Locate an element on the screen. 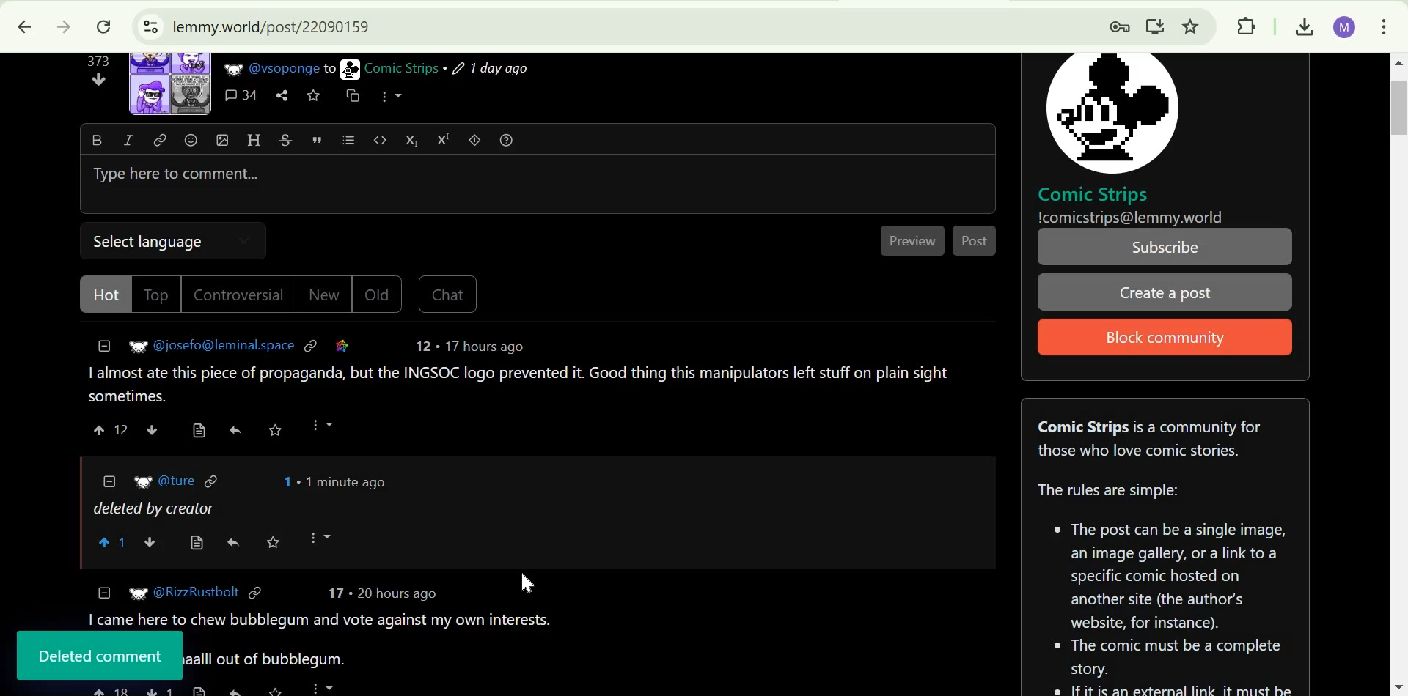 The image size is (1408, 696). Post is located at coordinates (976, 240).